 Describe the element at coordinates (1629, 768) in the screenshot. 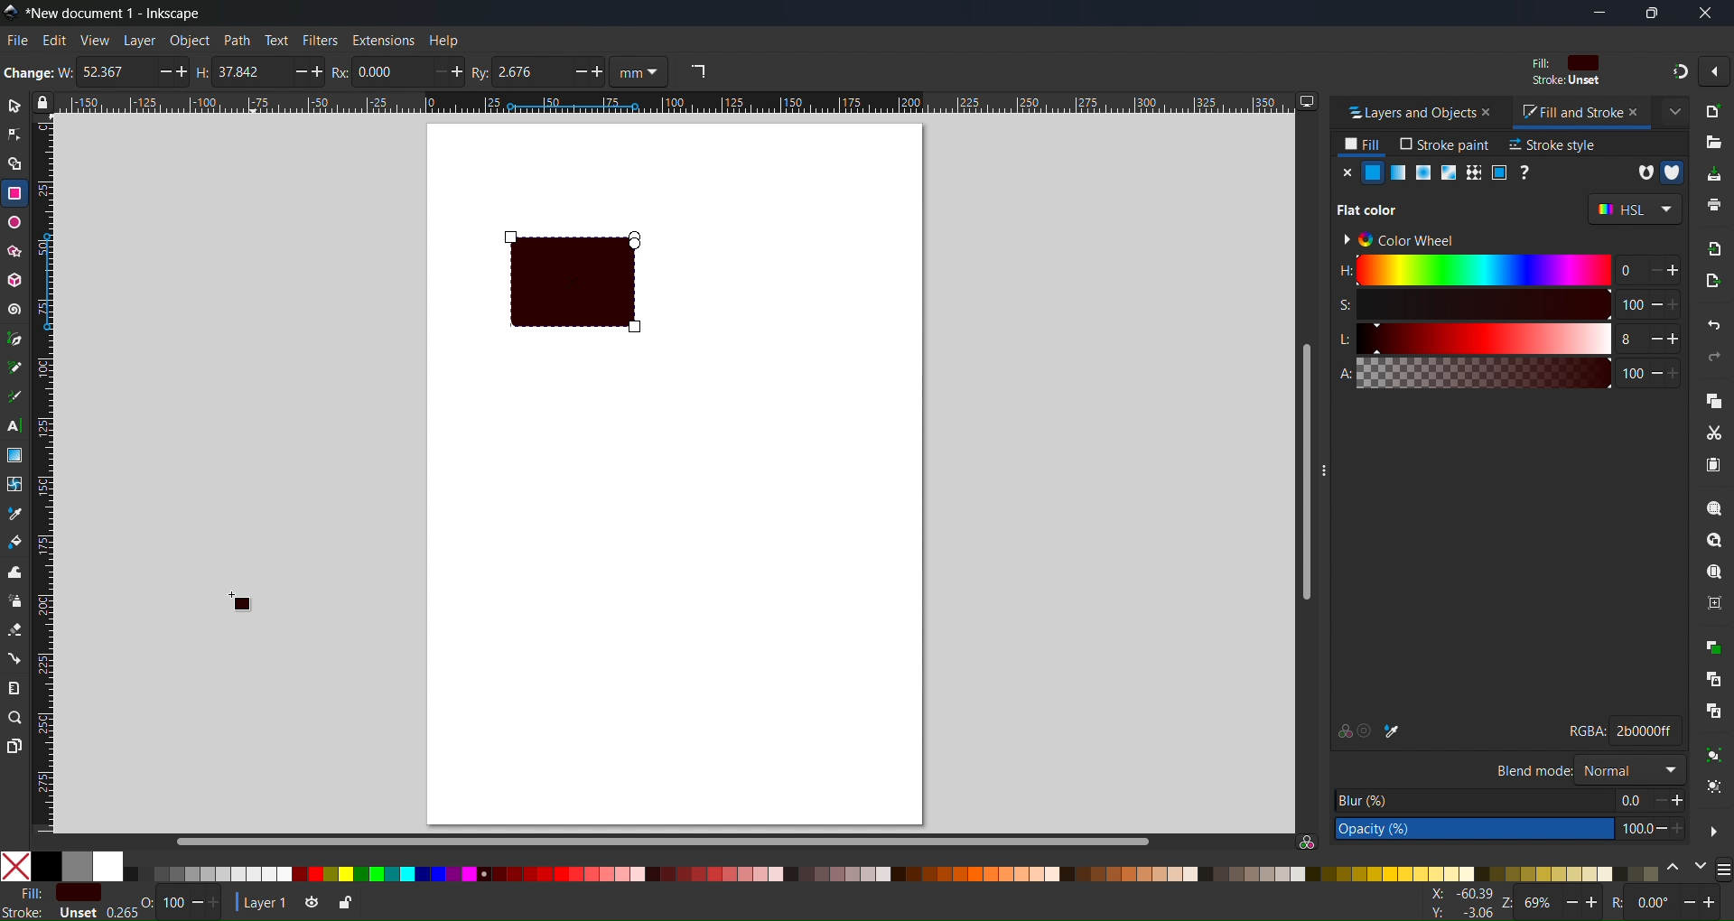

I see `Blend mode` at that location.